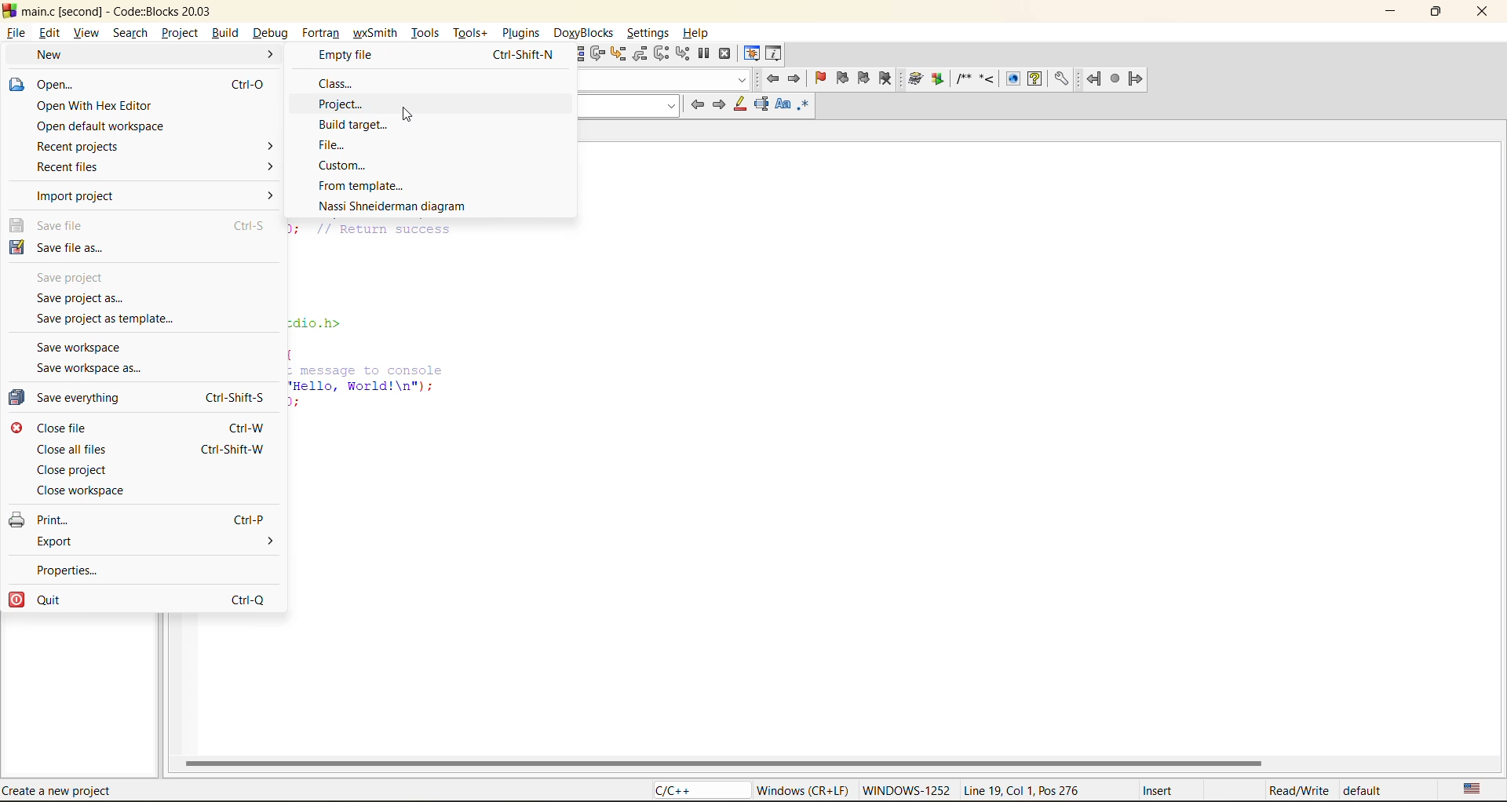  Describe the element at coordinates (377, 228) in the screenshot. I see `J; // Return success` at that location.